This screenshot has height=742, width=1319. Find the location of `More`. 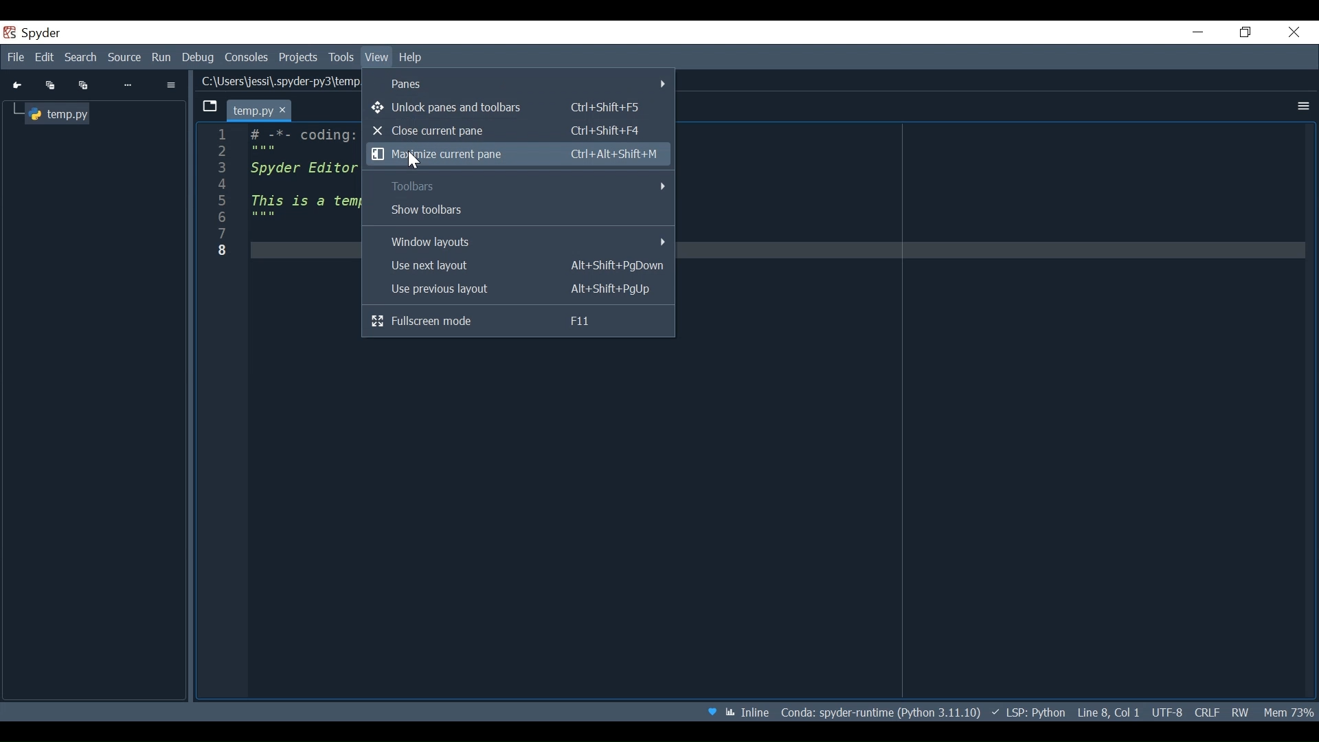

More is located at coordinates (128, 85).